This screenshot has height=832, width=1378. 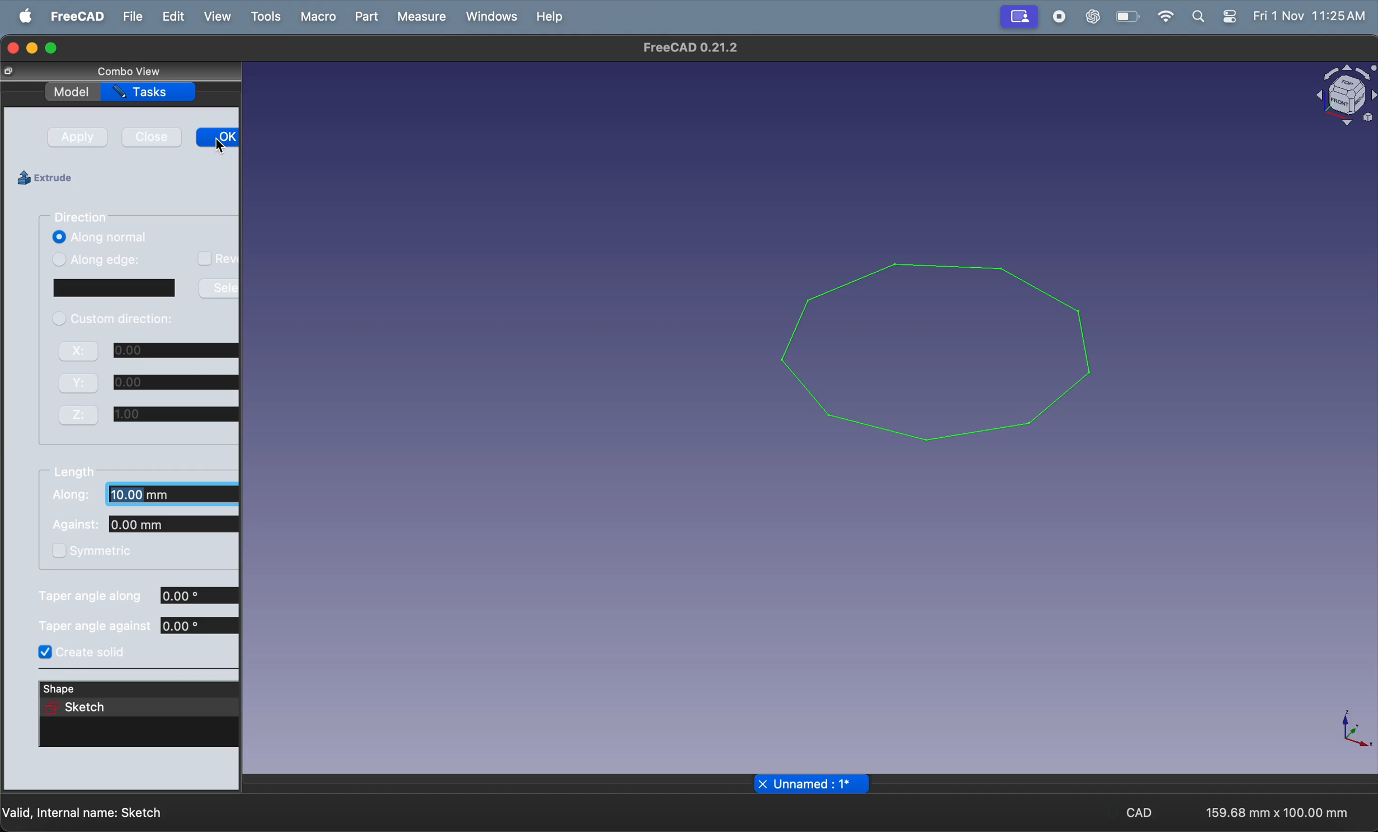 I want to click on model, so click(x=68, y=92).